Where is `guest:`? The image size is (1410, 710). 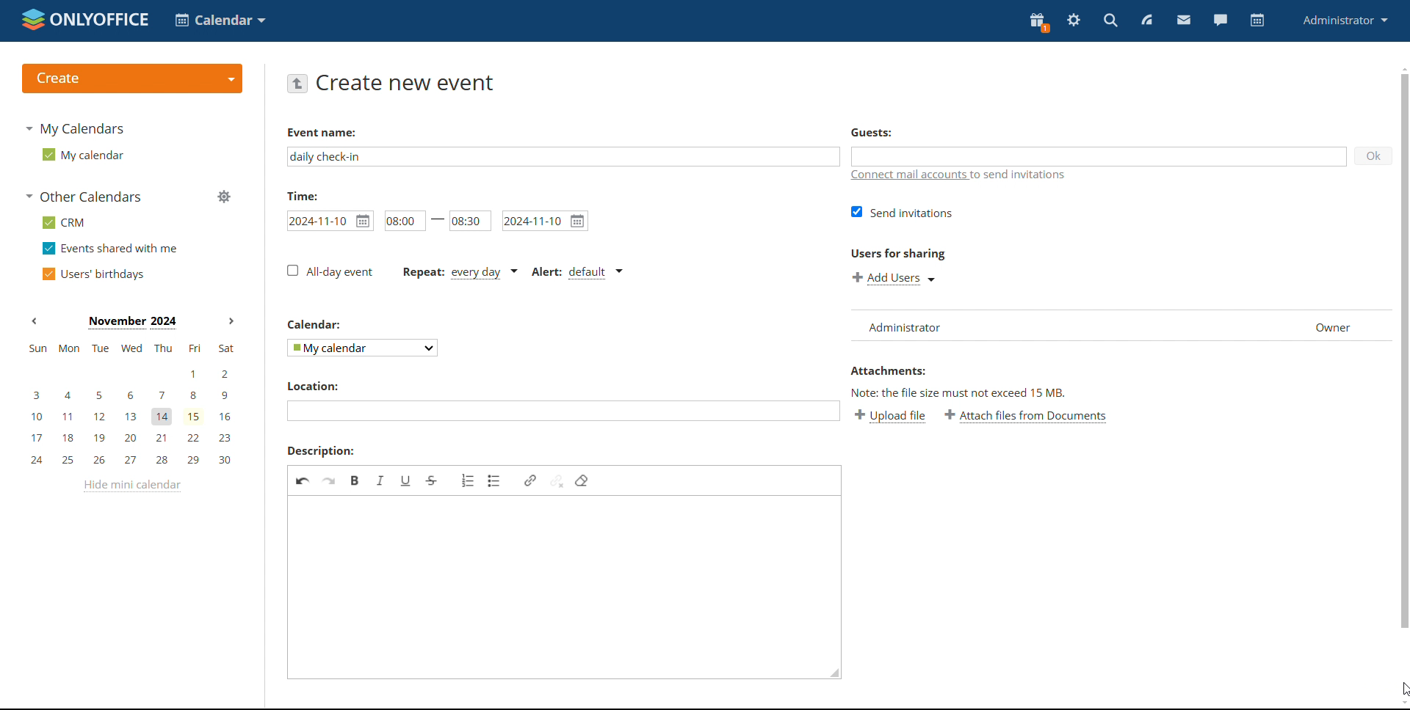
guest: is located at coordinates (885, 131).